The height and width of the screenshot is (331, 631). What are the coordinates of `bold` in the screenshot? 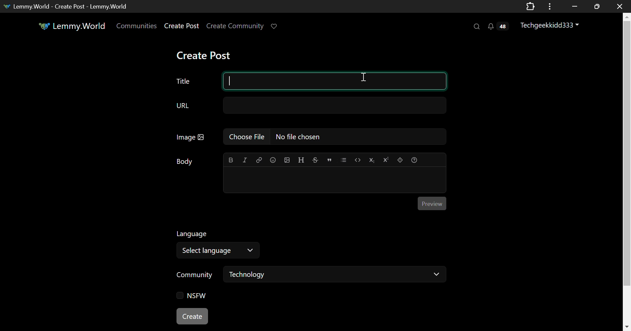 It's located at (231, 160).